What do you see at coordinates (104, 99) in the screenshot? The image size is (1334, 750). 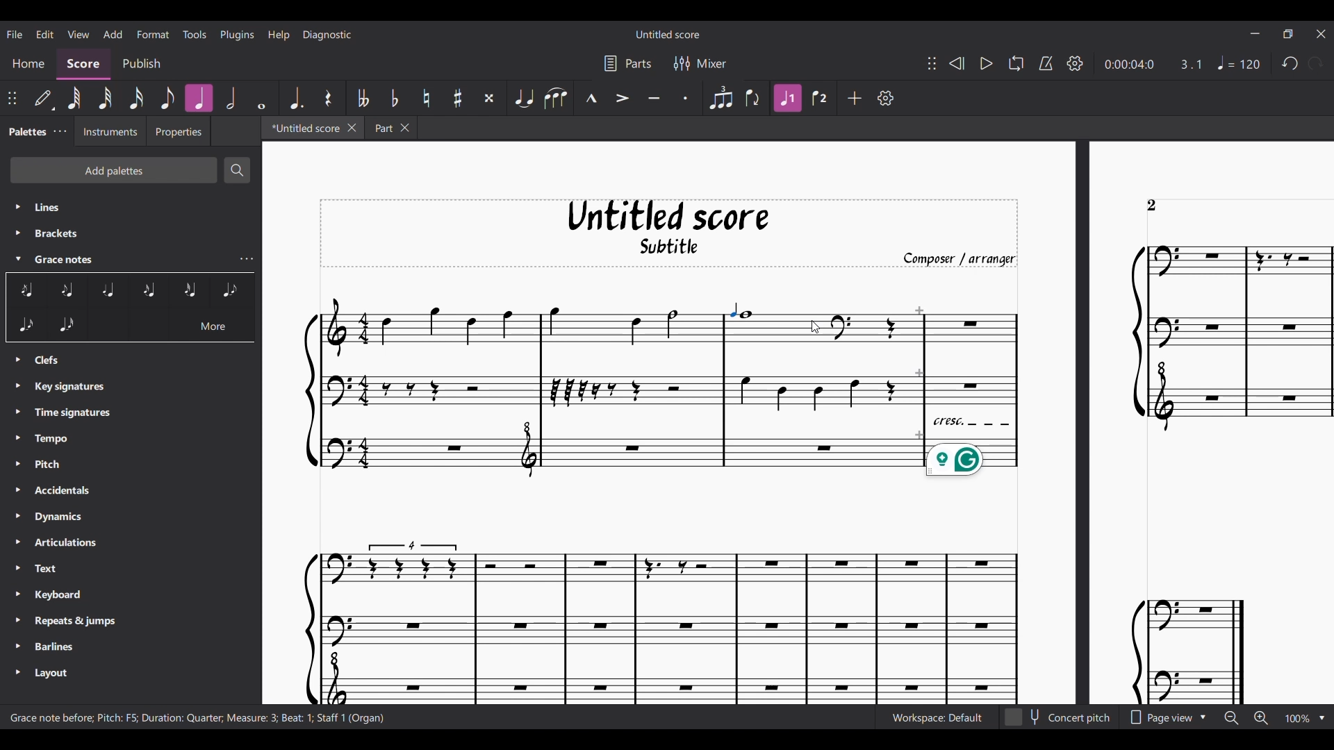 I see `32nd note` at bounding box center [104, 99].